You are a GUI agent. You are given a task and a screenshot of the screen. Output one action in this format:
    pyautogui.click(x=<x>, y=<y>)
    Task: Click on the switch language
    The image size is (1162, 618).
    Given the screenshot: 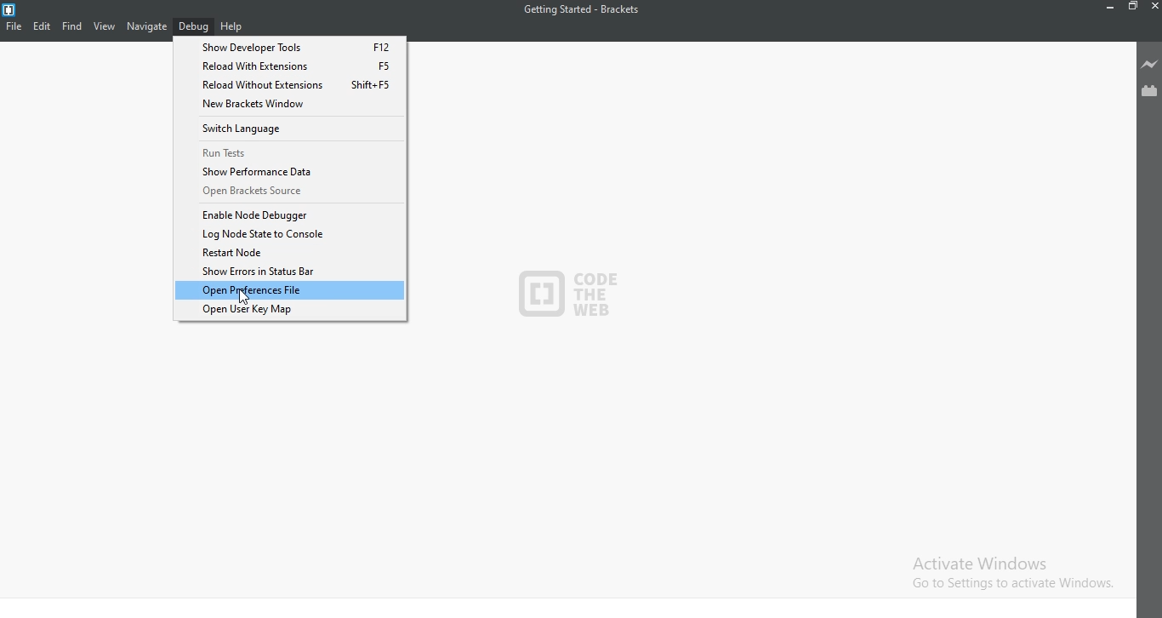 What is the action you would take?
    pyautogui.click(x=290, y=129)
    